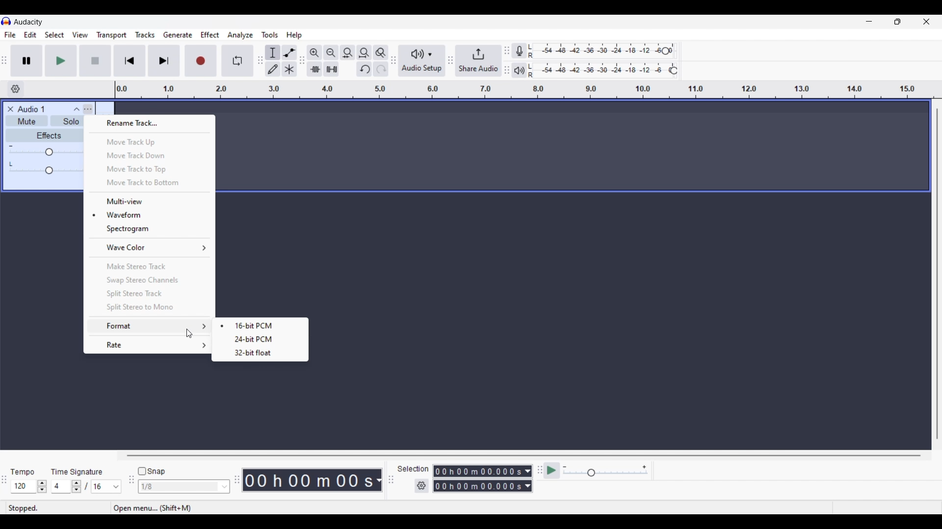 The image size is (942, 529). Describe the element at coordinates (150, 266) in the screenshot. I see `Make stereo track` at that location.